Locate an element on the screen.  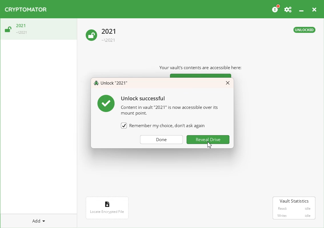
Unlock Vault is located at coordinates (39, 29).